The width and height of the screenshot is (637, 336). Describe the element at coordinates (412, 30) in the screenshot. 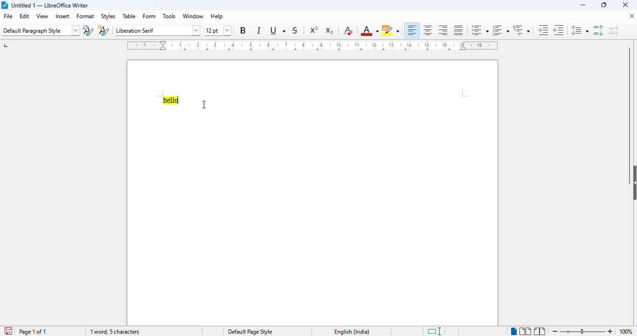

I see `align left` at that location.